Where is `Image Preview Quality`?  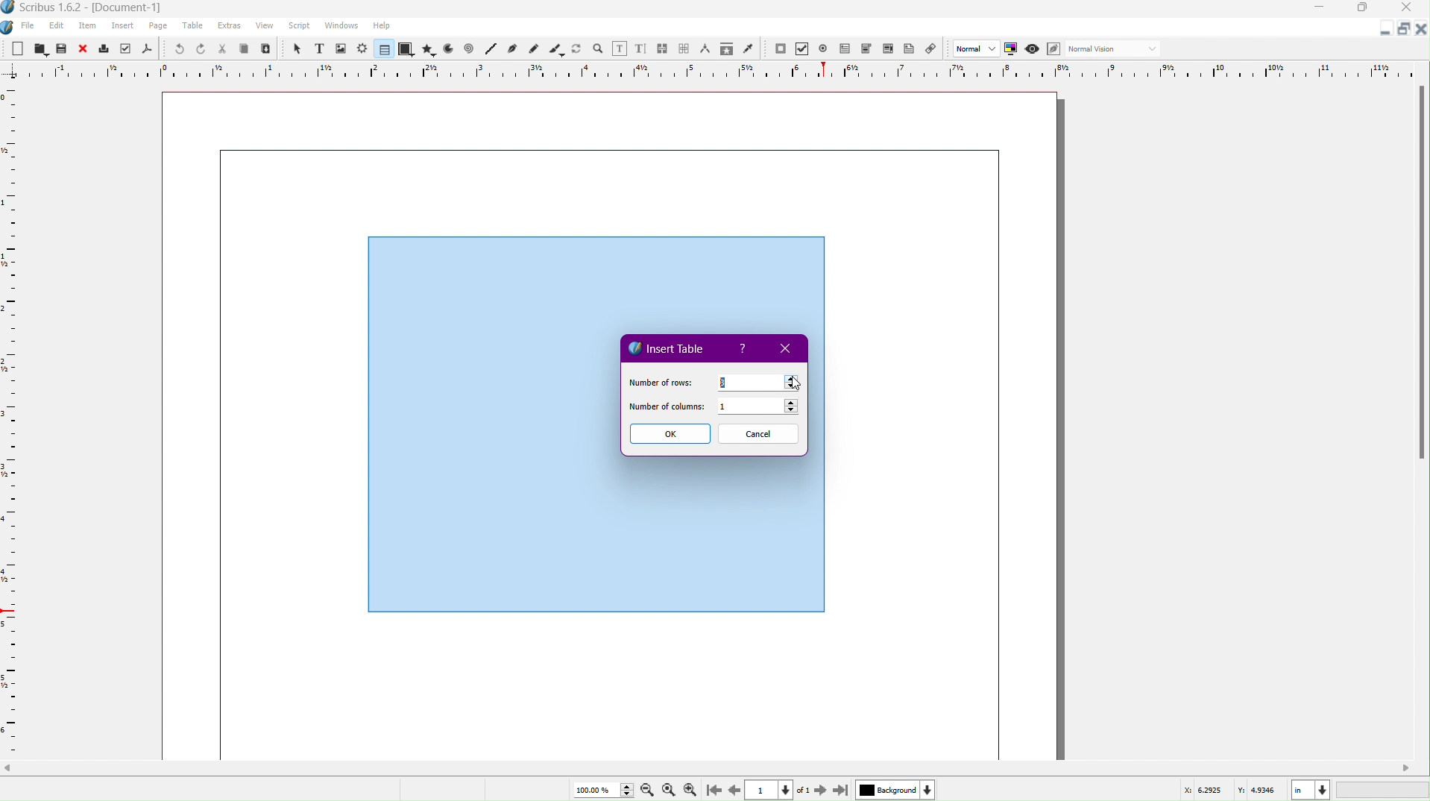
Image Preview Quality is located at coordinates (977, 48).